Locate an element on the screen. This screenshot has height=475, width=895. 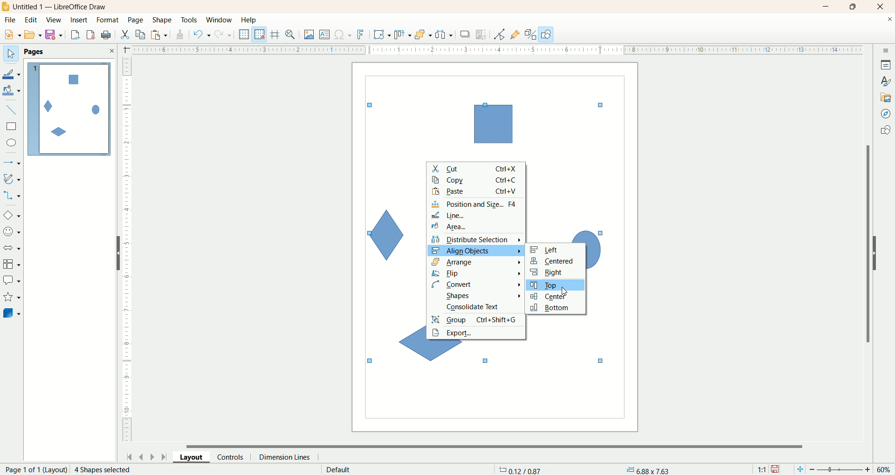
line color is located at coordinates (12, 73).